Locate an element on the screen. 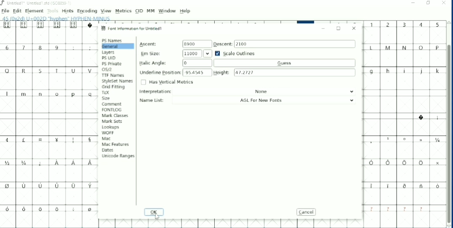 Image resolution: width=453 pixels, height=228 pixels. Unicode Ranges is located at coordinates (118, 156).